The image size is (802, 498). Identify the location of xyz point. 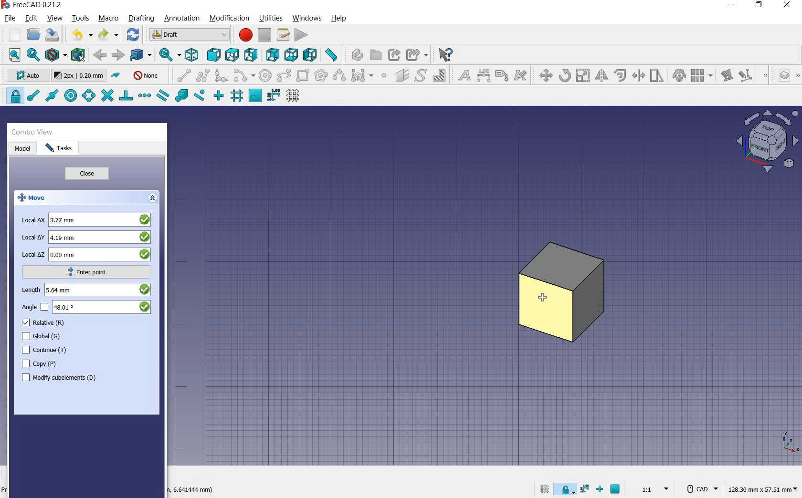
(790, 442).